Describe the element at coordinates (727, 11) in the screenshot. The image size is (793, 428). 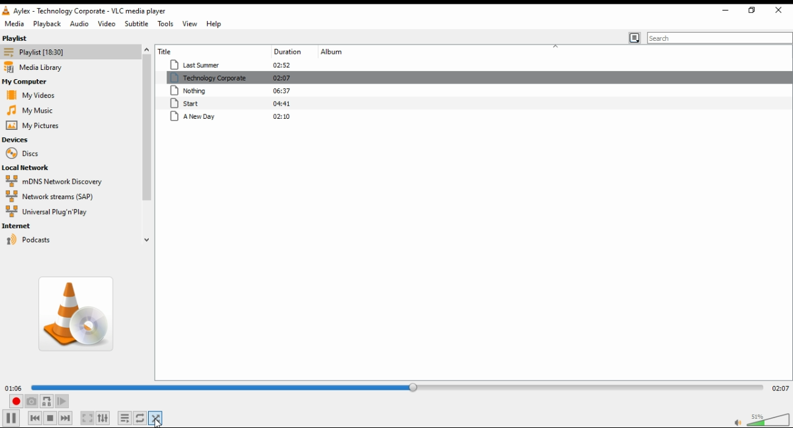
I see `restore` at that location.